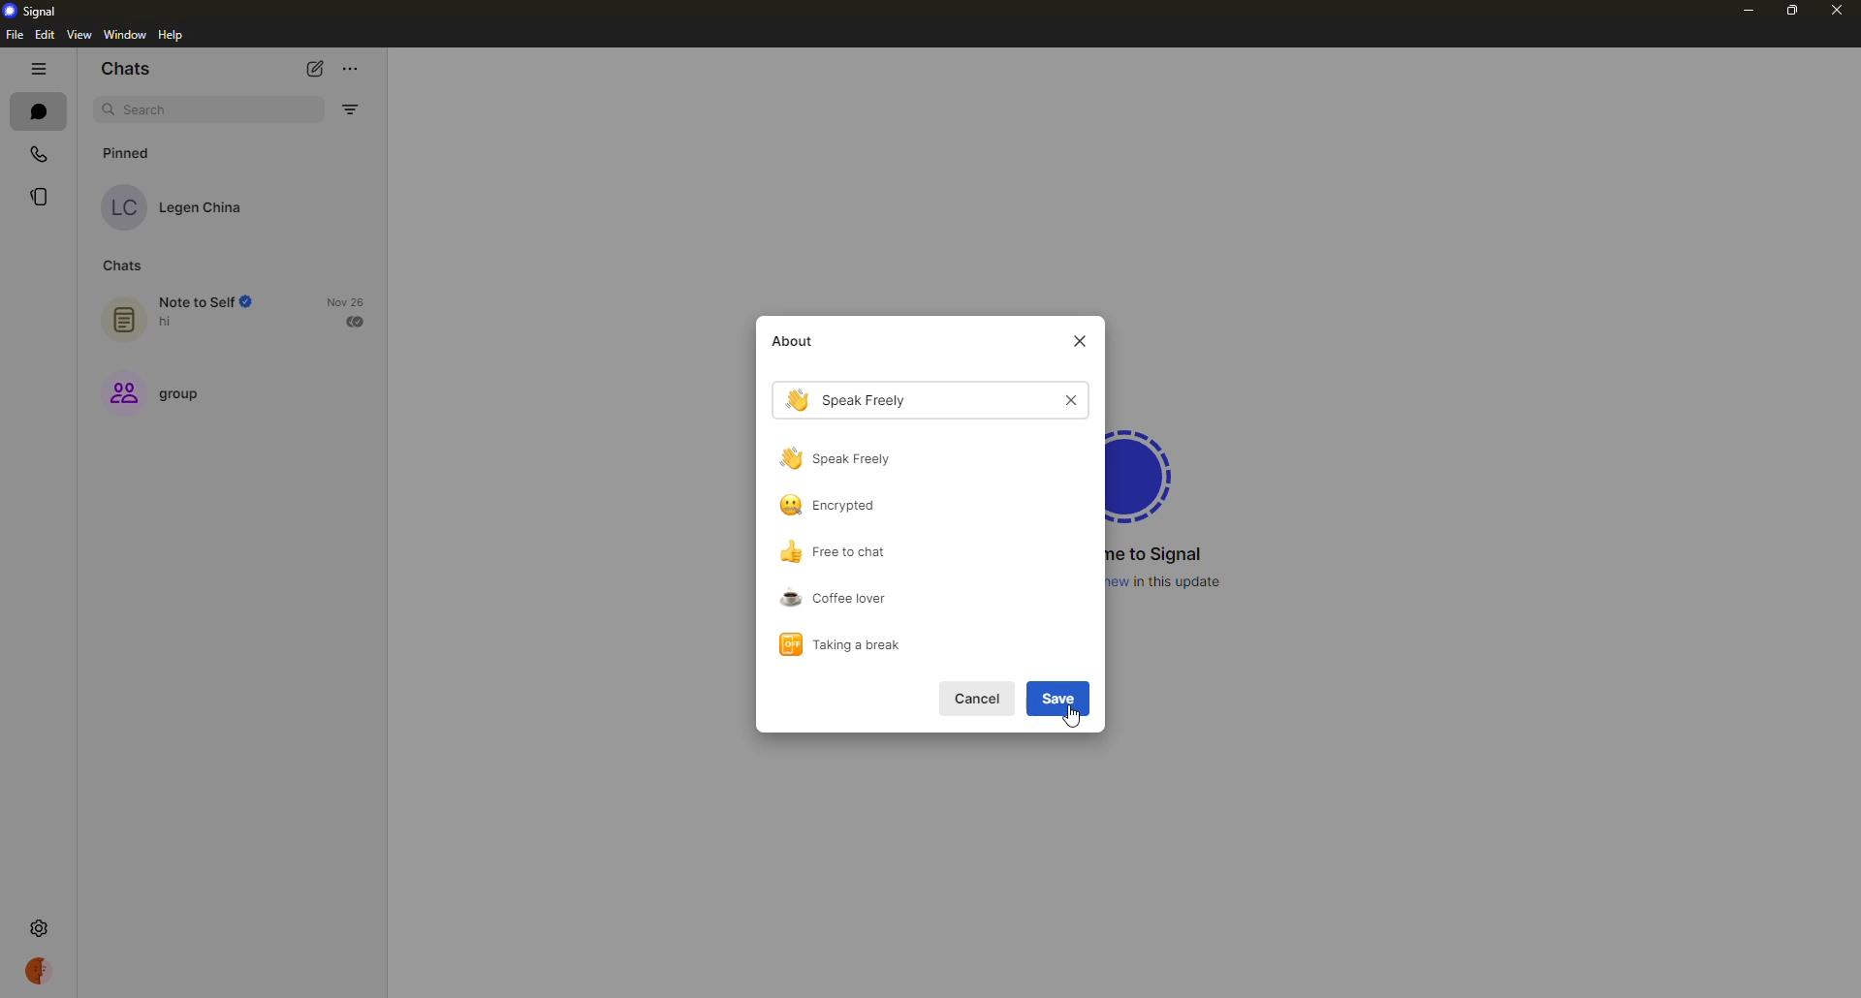 The image size is (1861, 998). Describe the element at coordinates (838, 551) in the screenshot. I see `free to chat` at that location.